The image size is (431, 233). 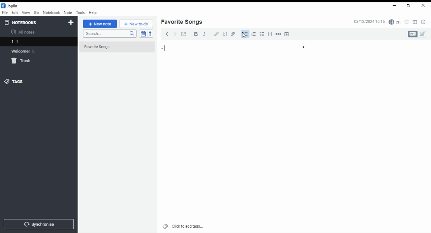 What do you see at coordinates (261, 35) in the screenshot?
I see `checkbox` at bounding box center [261, 35].